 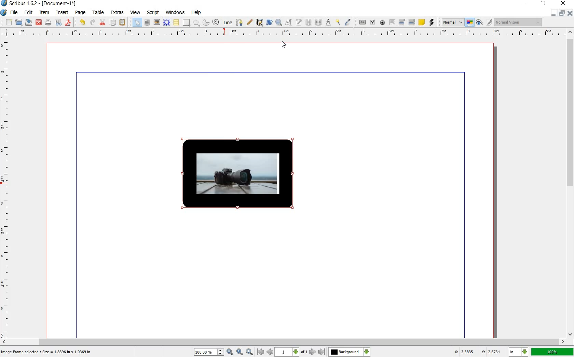 What do you see at coordinates (3, 13) in the screenshot?
I see `system logo` at bounding box center [3, 13].